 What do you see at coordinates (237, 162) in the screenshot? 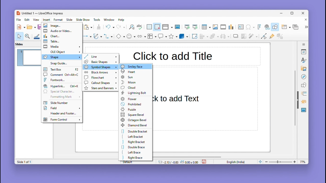
I see `English` at bounding box center [237, 162].